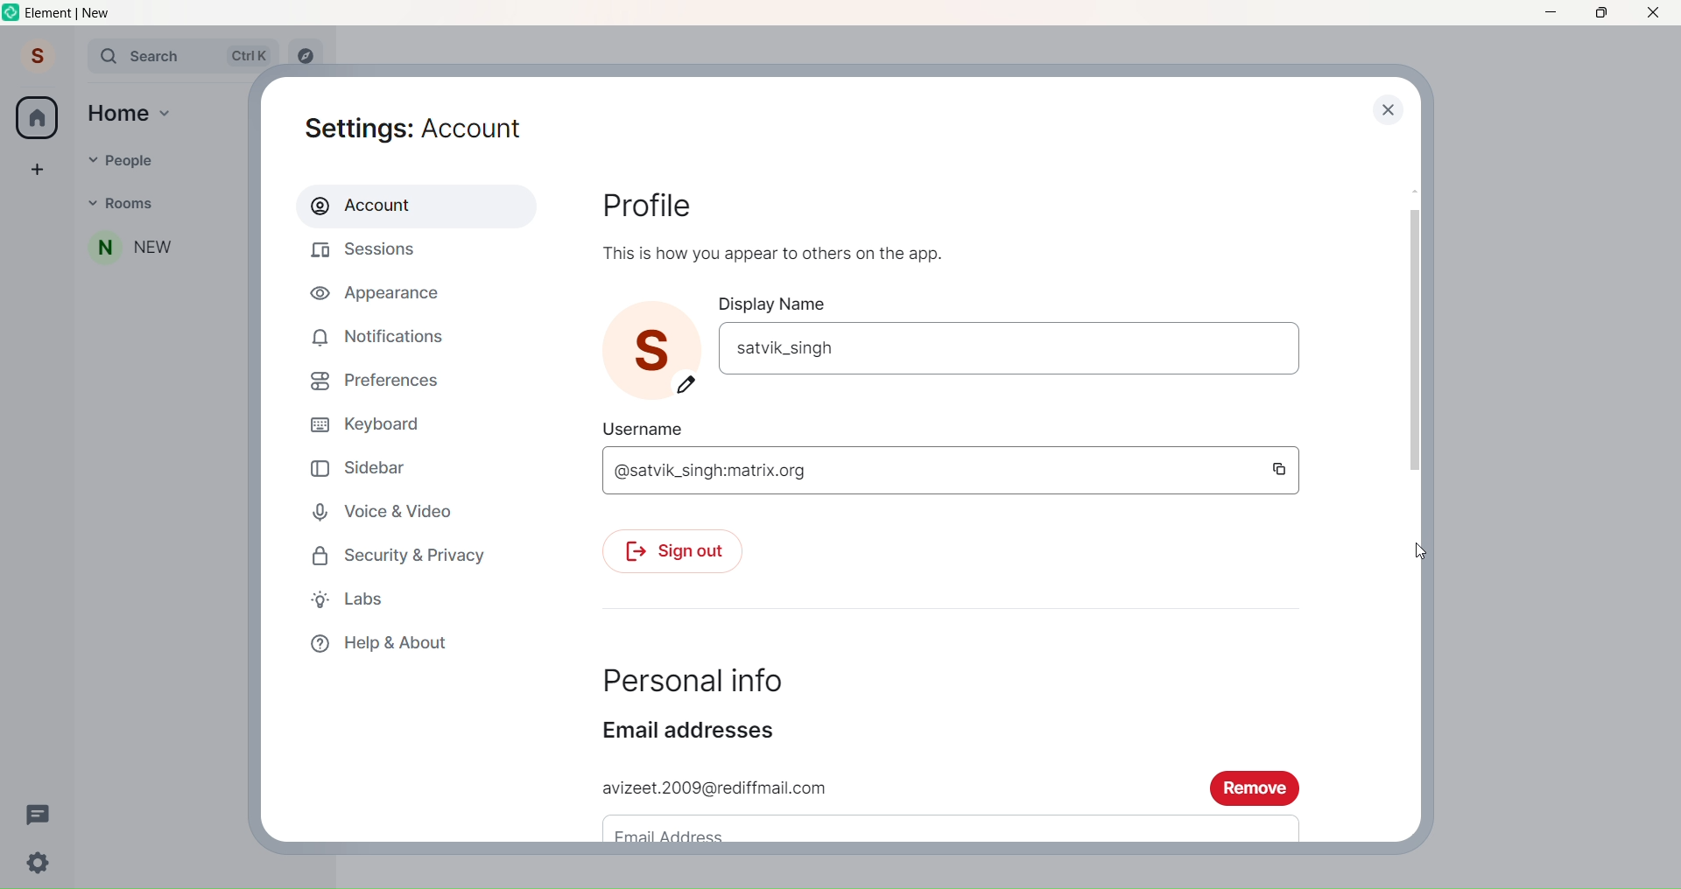 The width and height of the screenshot is (1681, 889). What do you see at coordinates (182, 56) in the screenshot?
I see `Search Bar` at bounding box center [182, 56].